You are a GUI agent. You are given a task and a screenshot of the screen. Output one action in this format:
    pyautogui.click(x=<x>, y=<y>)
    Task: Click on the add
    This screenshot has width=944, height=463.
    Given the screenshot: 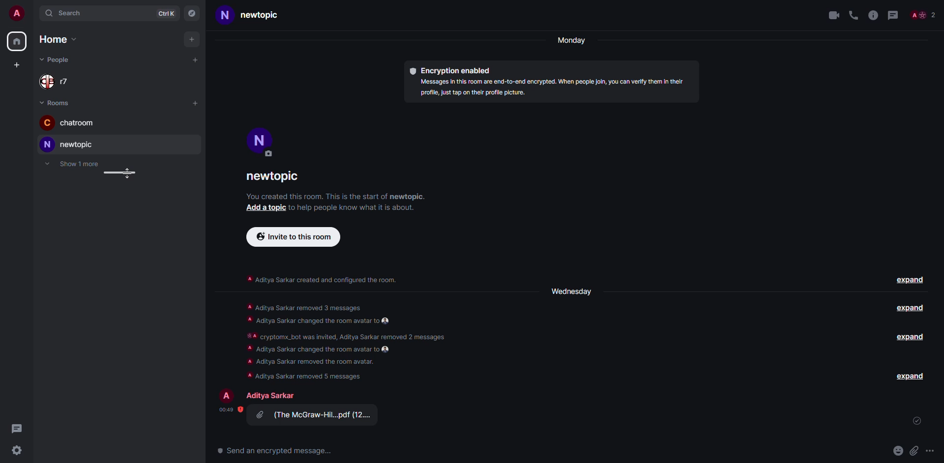 What is the action you would take?
    pyautogui.click(x=195, y=61)
    